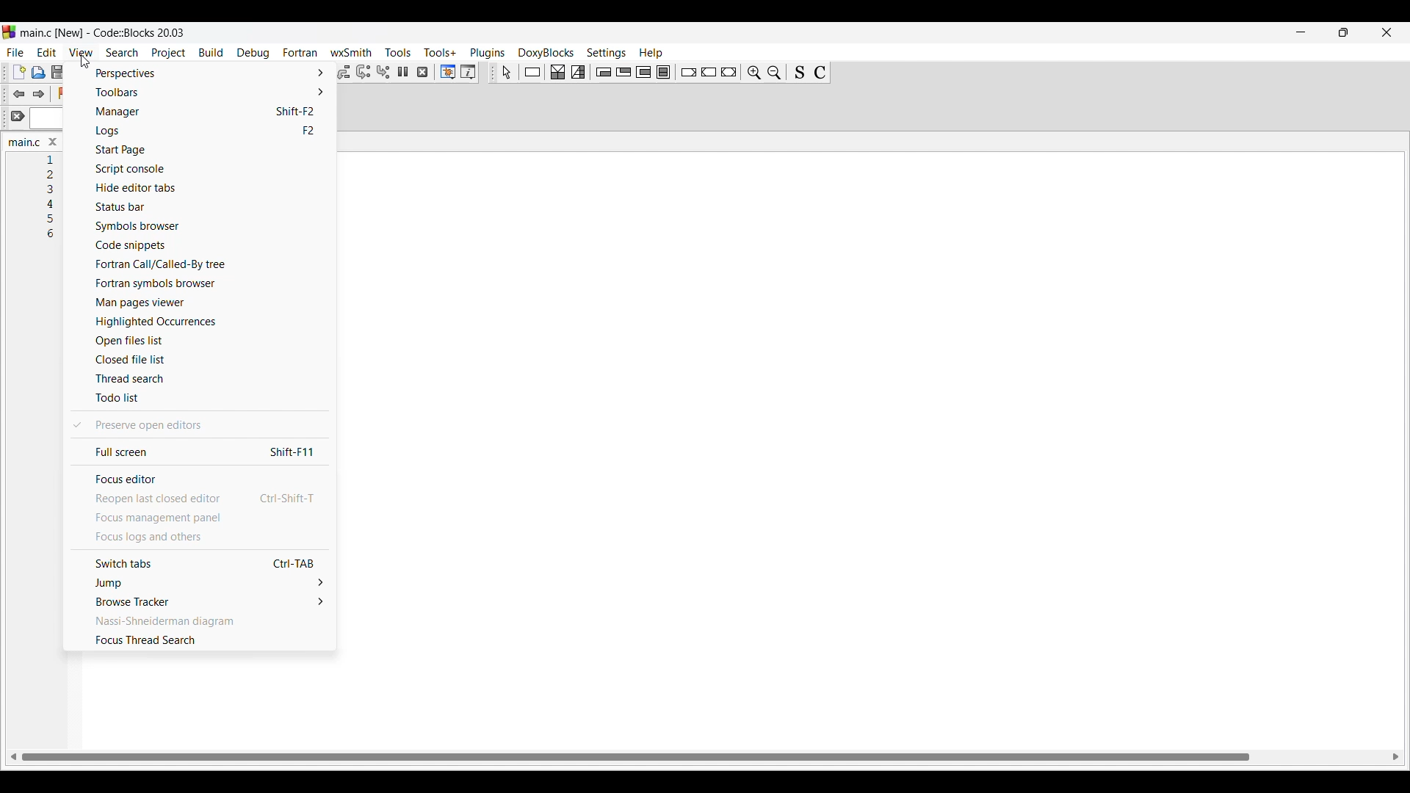 This screenshot has height=793, width=1410. I want to click on Fortran menu, so click(300, 52).